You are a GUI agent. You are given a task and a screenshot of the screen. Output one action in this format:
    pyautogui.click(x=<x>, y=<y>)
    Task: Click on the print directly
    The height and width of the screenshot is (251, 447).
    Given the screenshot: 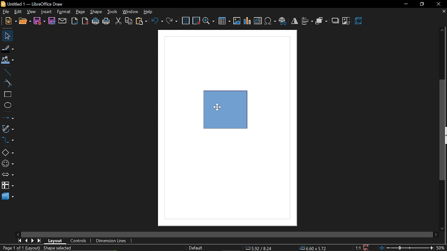 What is the action you would take?
    pyautogui.click(x=95, y=21)
    